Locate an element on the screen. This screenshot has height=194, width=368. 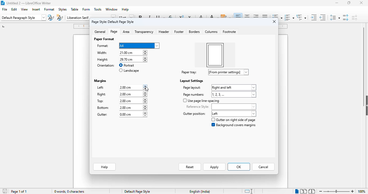
gutter:  is located at coordinates (103, 115).